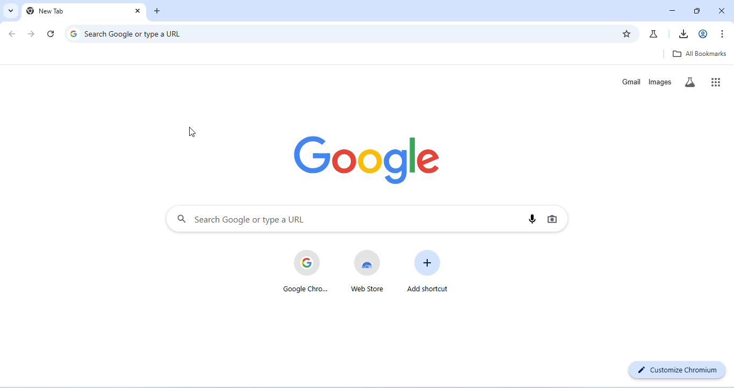 This screenshot has height=388, width=734. What do you see at coordinates (678, 370) in the screenshot?
I see `customize chromium` at bounding box center [678, 370].